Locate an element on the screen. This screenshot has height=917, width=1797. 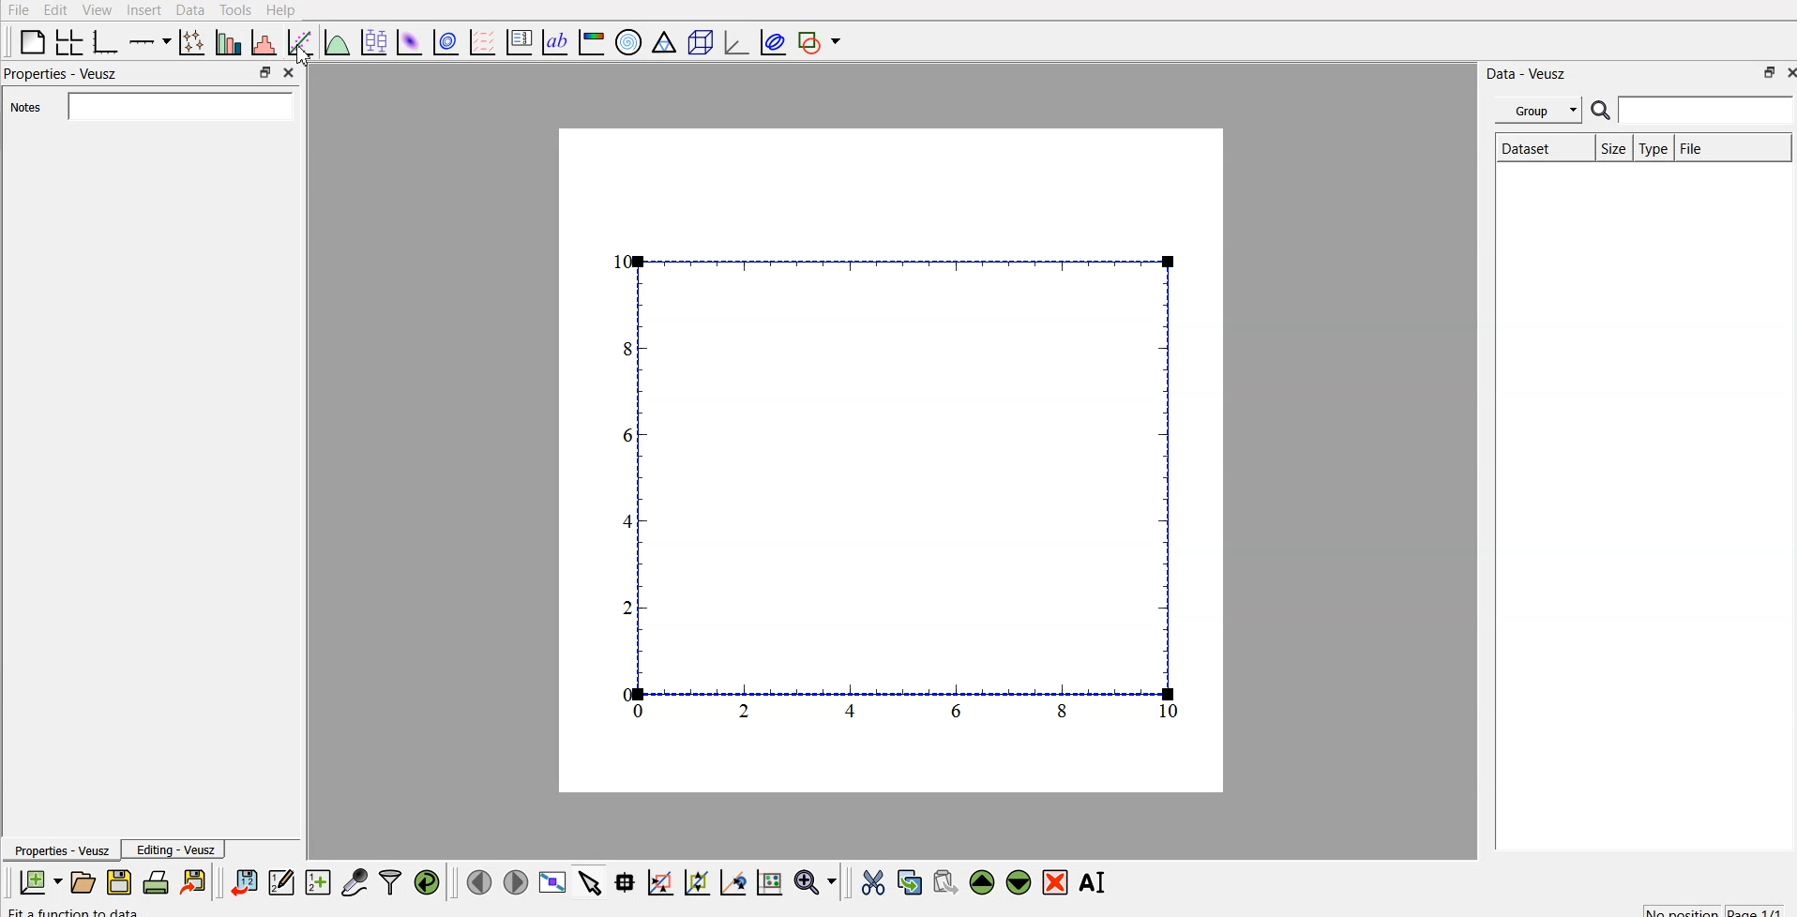
plot 2d data set as contours is located at coordinates (445, 43).